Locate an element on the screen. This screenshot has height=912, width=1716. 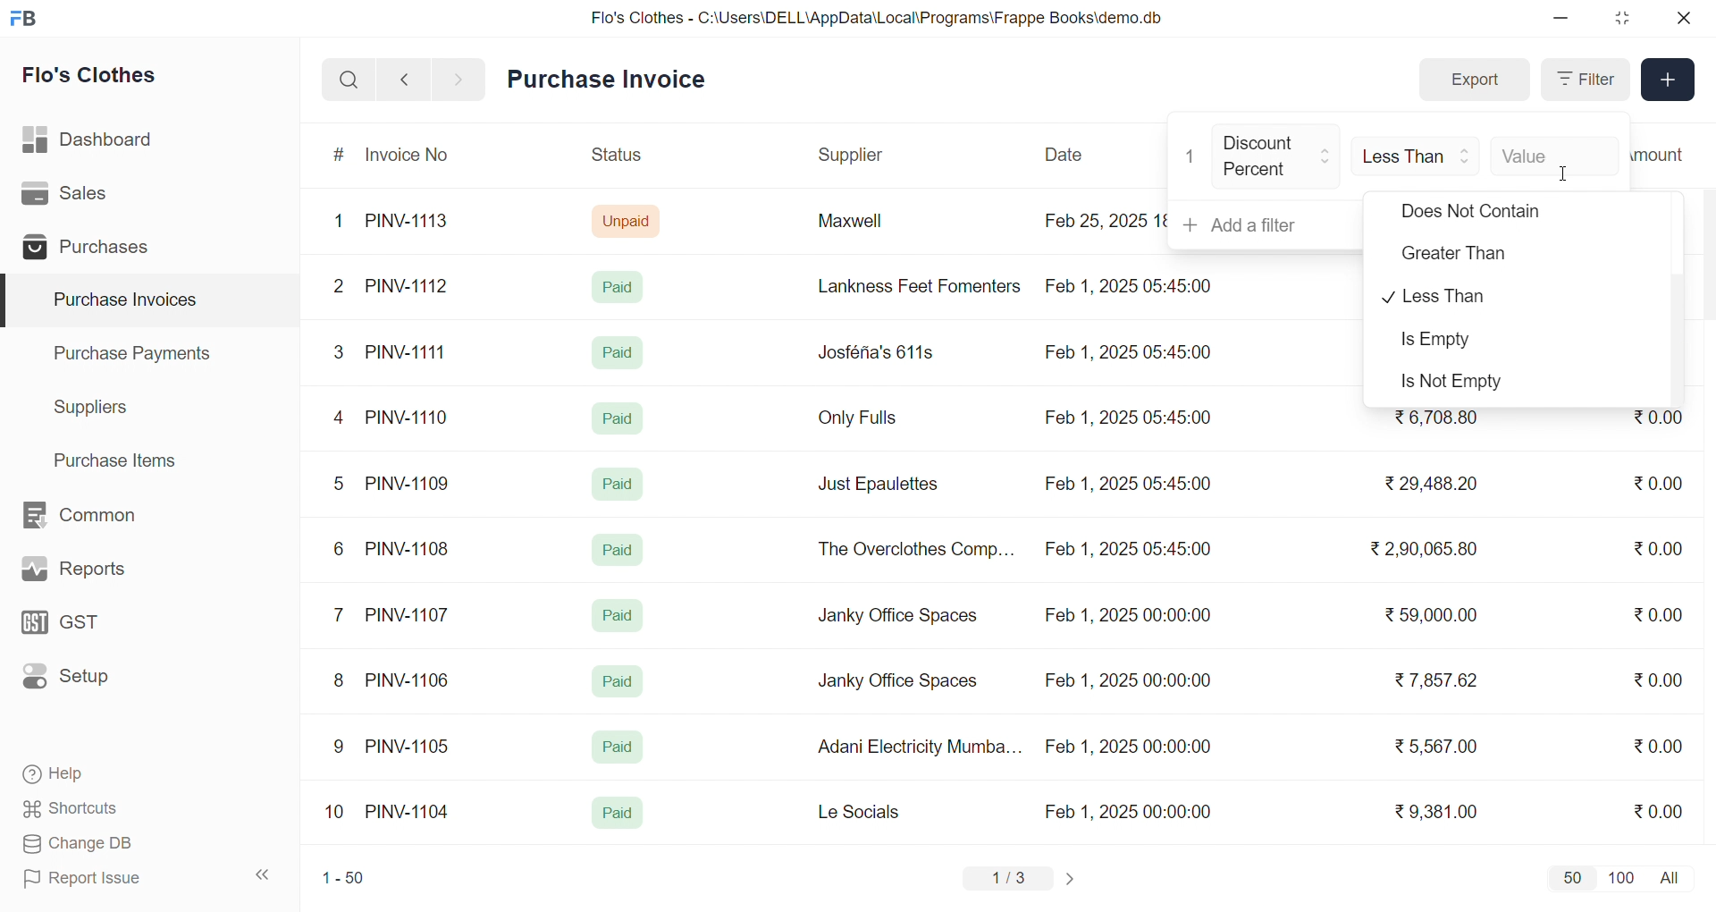
Feb 25, 2025 18:16:25 is located at coordinates (1103, 220).